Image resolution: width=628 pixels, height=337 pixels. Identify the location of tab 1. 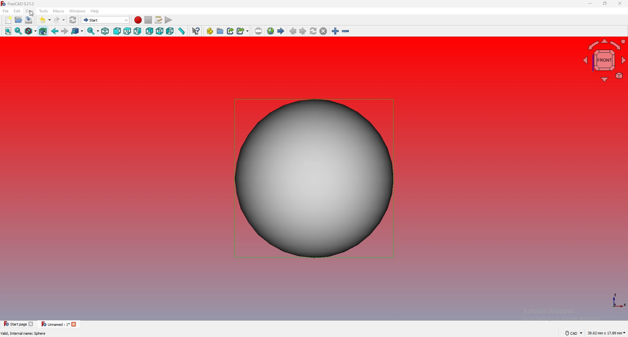
(19, 324).